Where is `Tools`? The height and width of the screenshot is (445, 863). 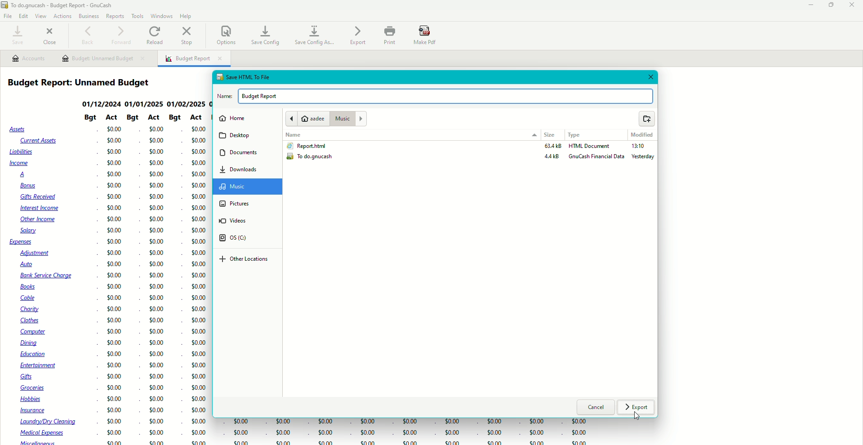
Tools is located at coordinates (136, 16).